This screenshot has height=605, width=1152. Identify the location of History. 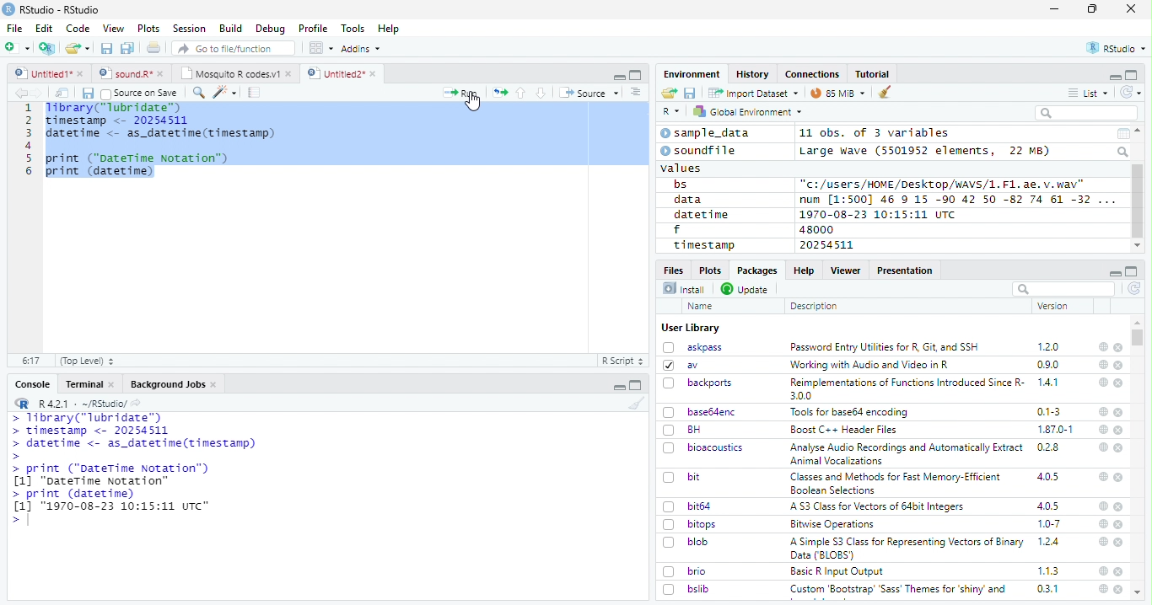
(753, 74).